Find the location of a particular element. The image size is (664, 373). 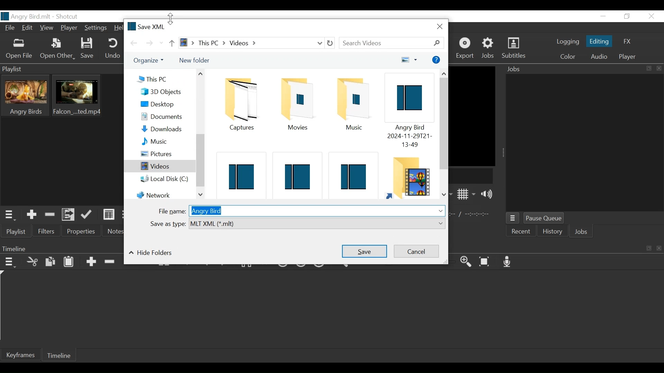

Zoom timeline to fit is located at coordinates (487, 262).